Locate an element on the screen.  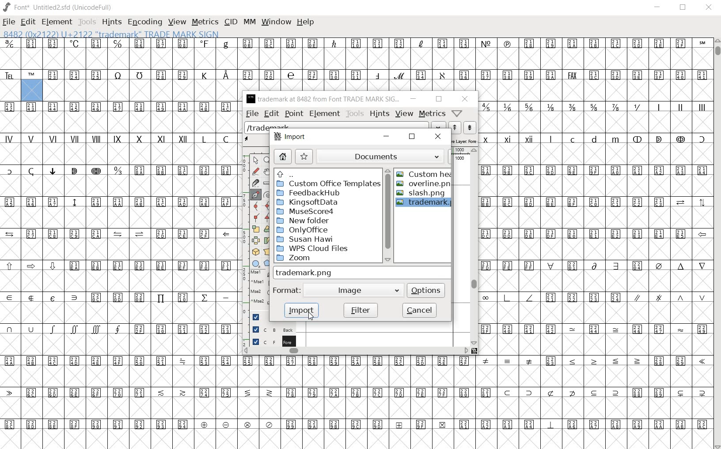
rectangle or ellipse is located at coordinates (254, 263).